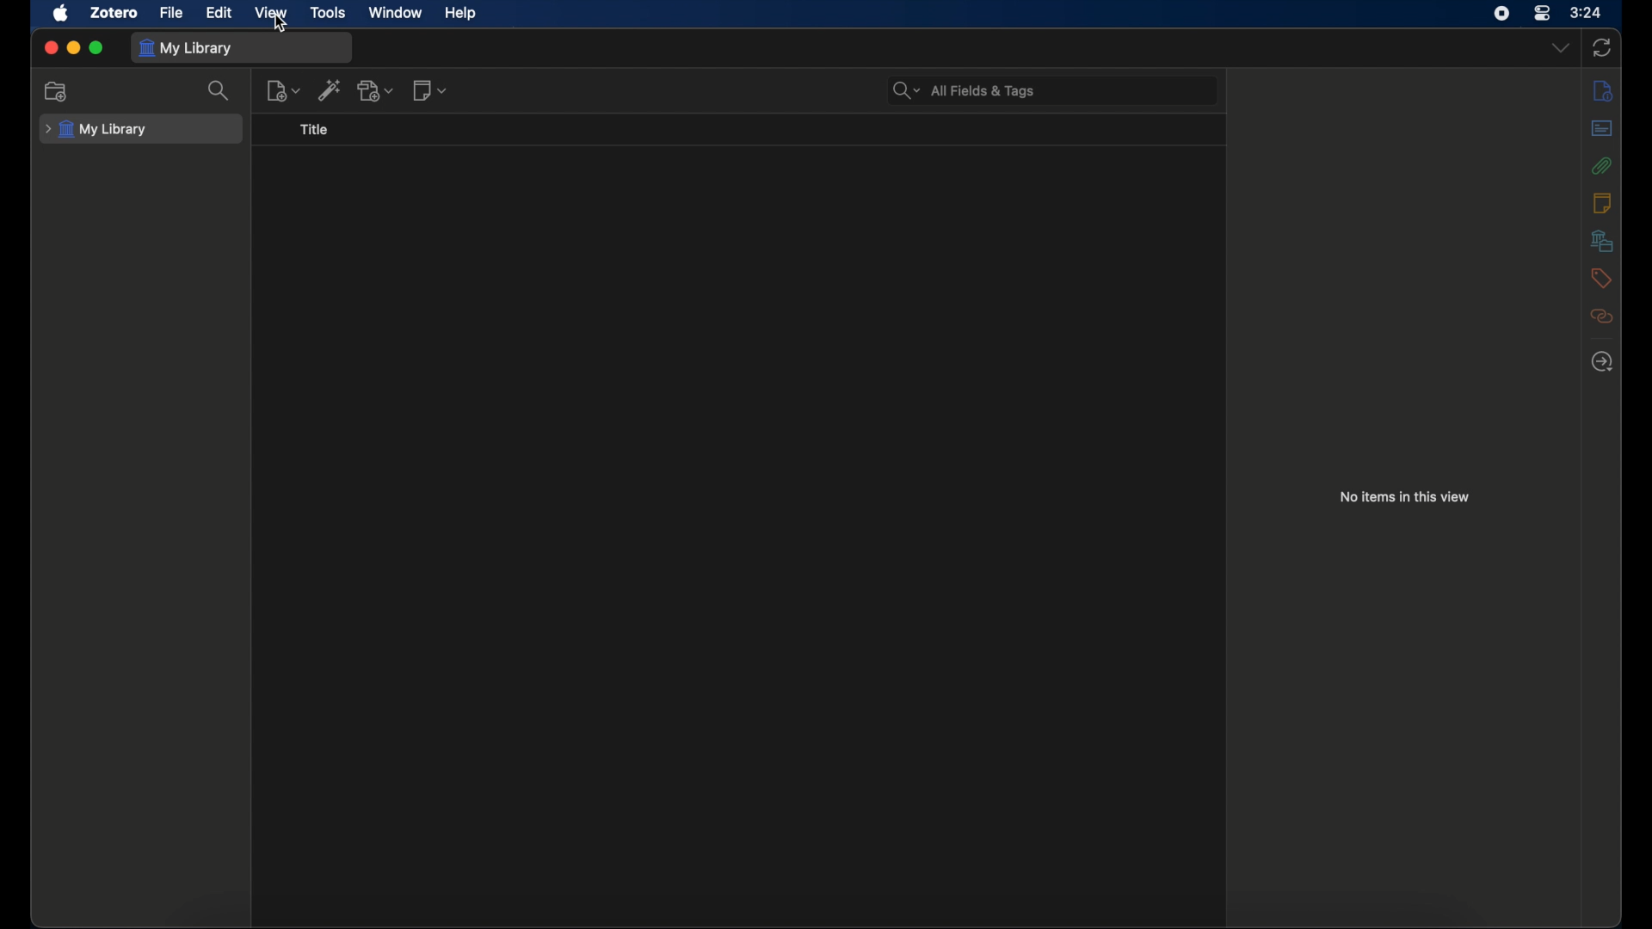  I want to click on notes, so click(1601, 201).